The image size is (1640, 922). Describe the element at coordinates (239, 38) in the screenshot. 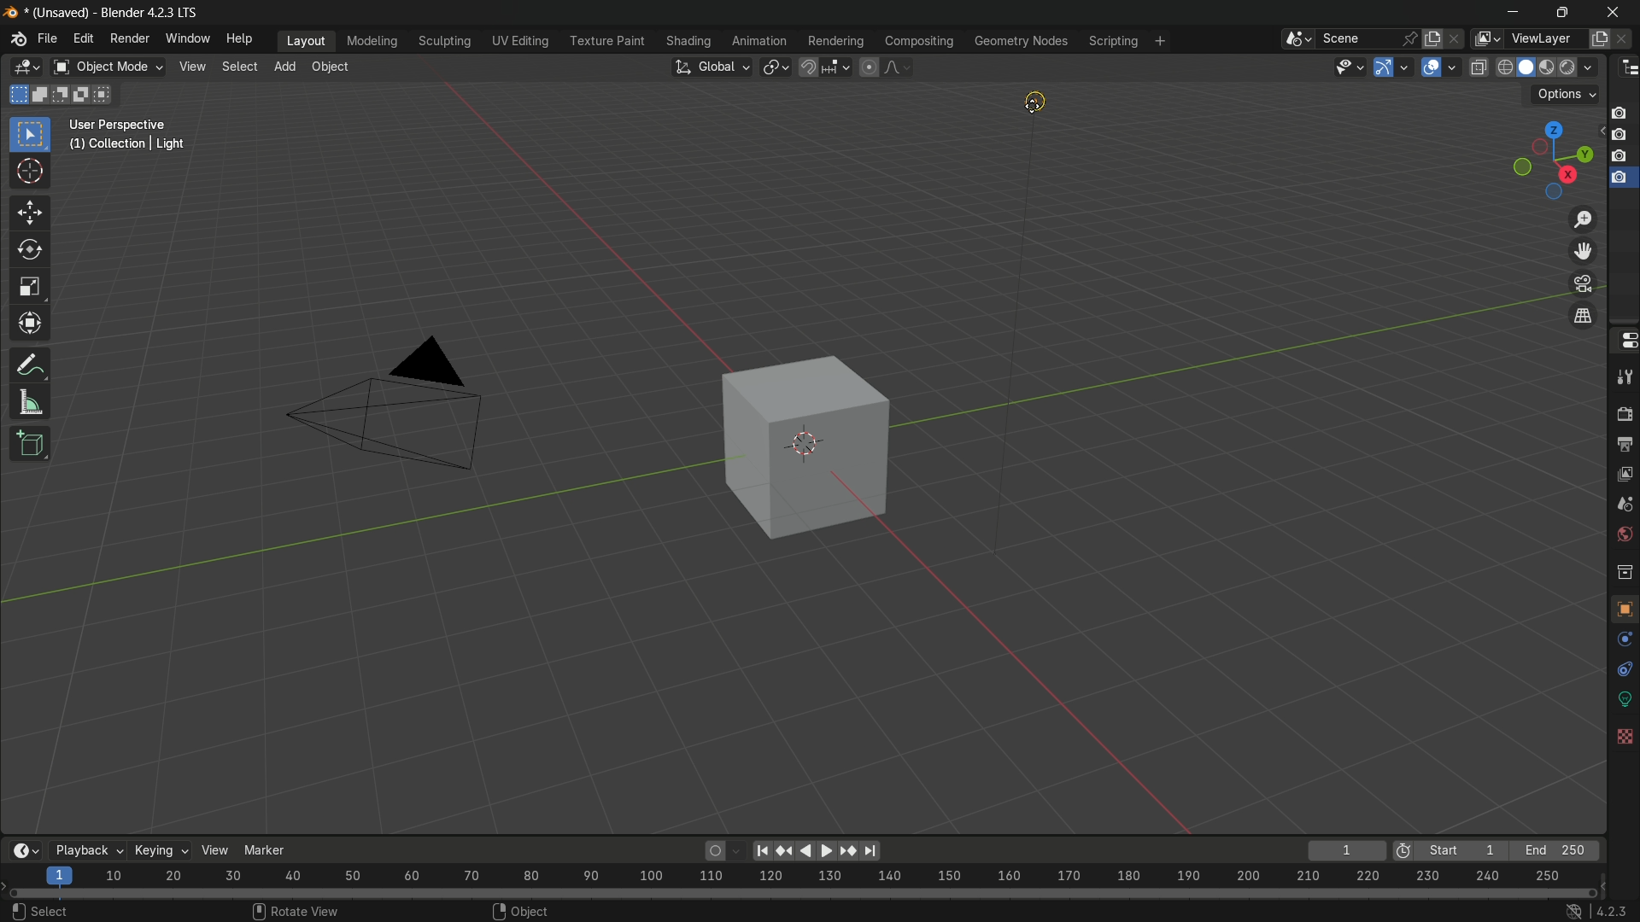

I see `help menu` at that location.